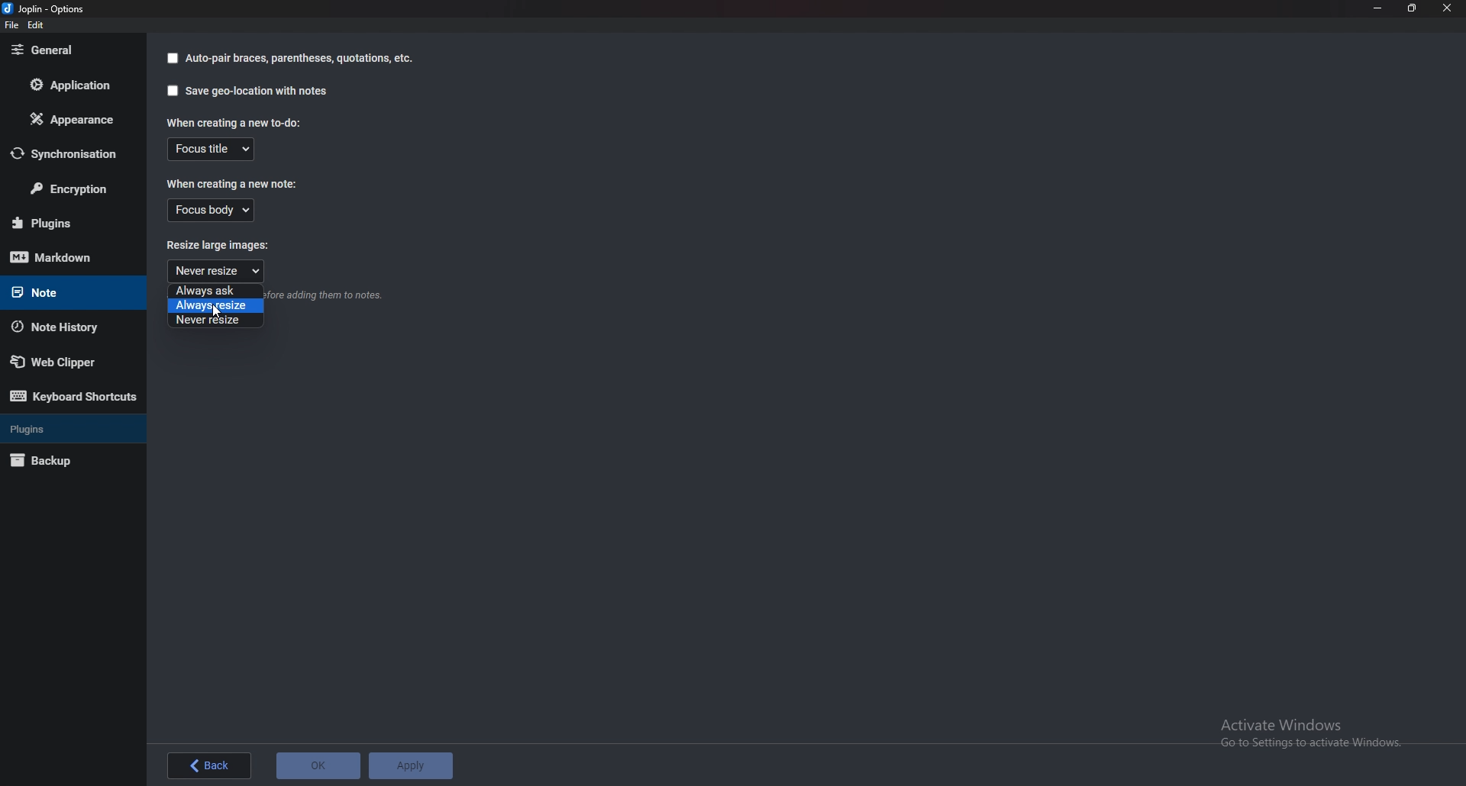 This screenshot has height=786, width=1466. Describe the element at coordinates (216, 322) in the screenshot. I see `Never resize` at that location.